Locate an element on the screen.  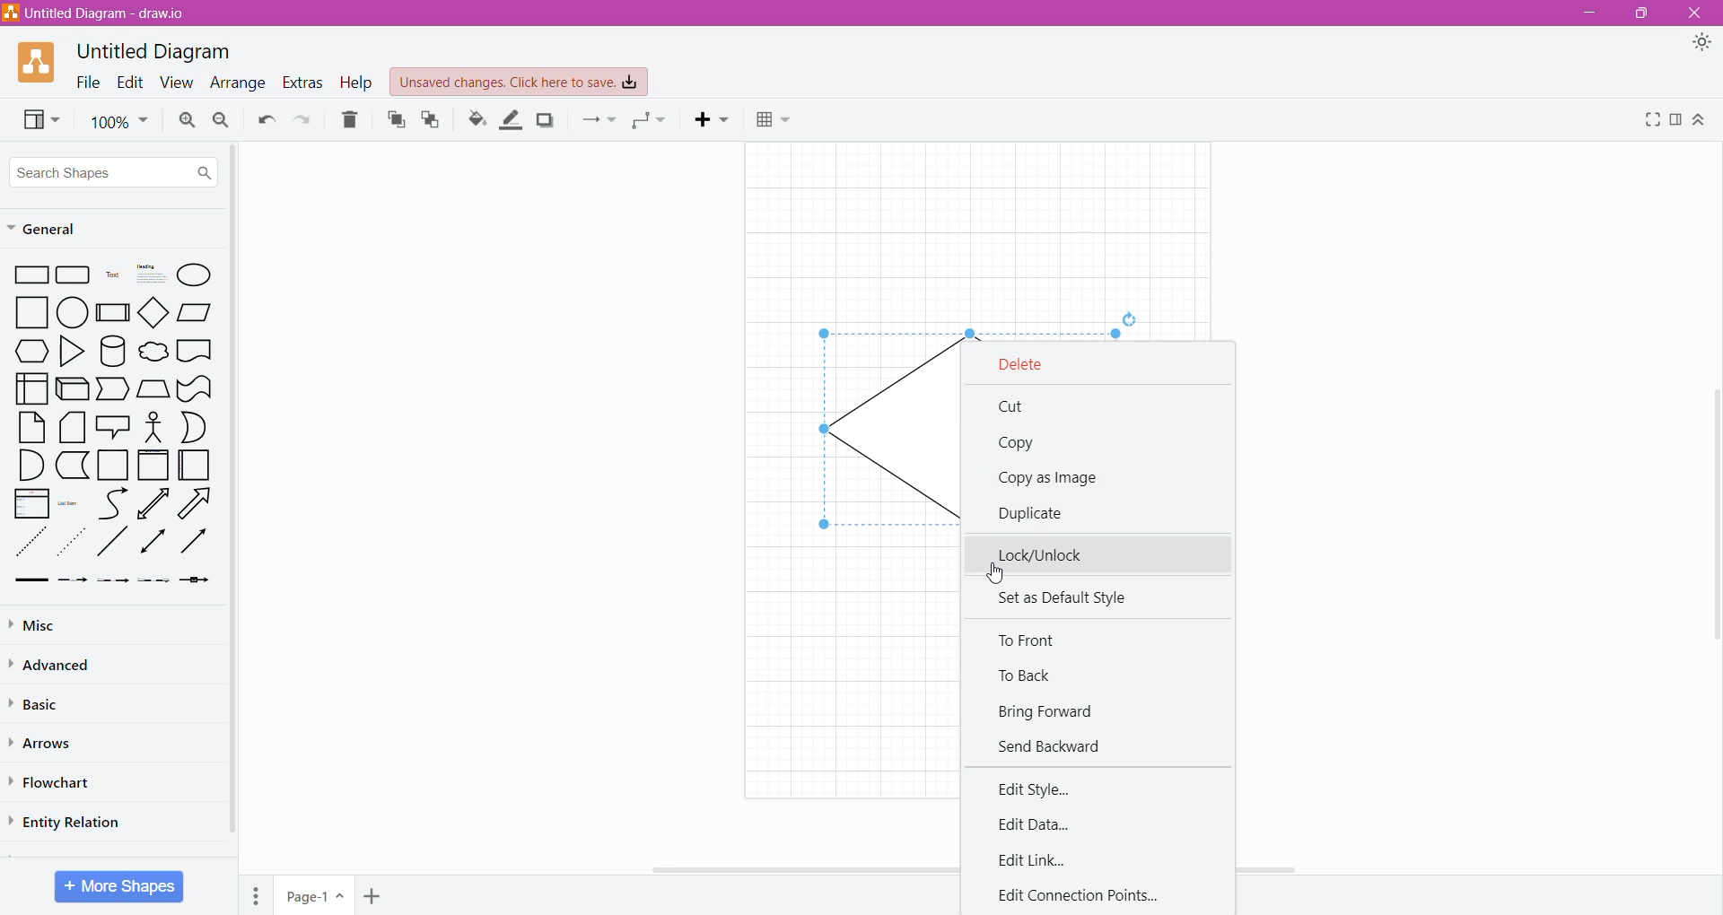
To Back is located at coordinates (1028, 678).